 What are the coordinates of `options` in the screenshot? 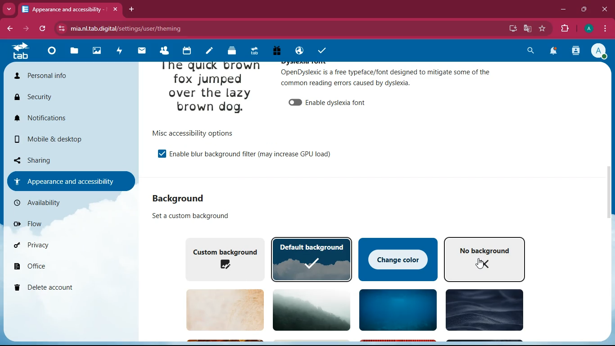 It's located at (192, 133).